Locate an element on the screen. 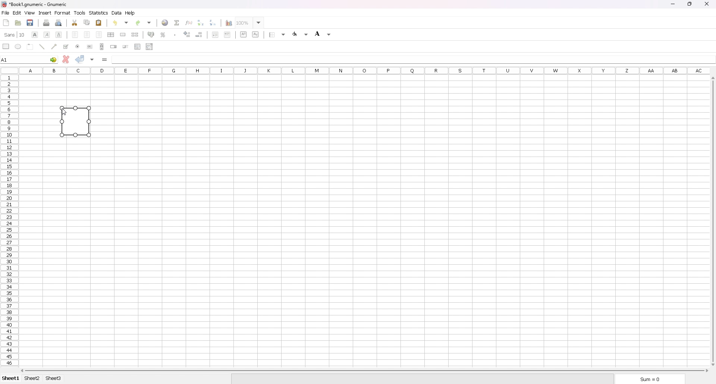  minimize is located at coordinates (673, 4).